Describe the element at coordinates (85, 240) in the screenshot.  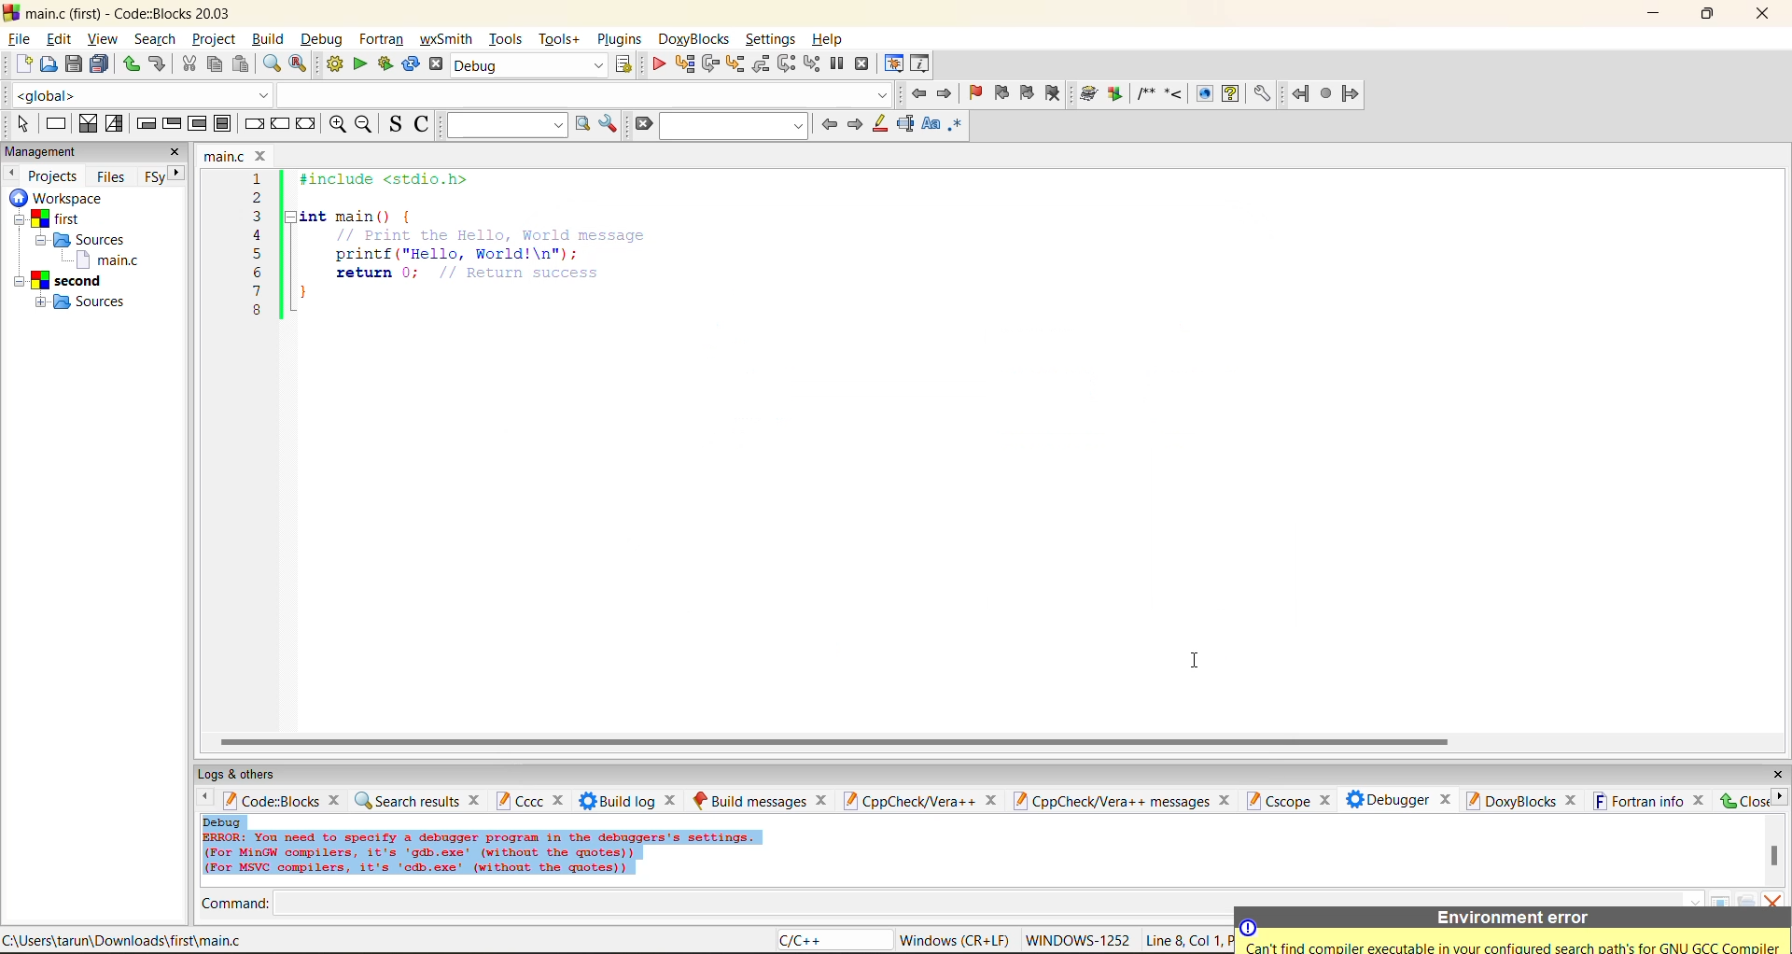
I see `Sources` at that location.